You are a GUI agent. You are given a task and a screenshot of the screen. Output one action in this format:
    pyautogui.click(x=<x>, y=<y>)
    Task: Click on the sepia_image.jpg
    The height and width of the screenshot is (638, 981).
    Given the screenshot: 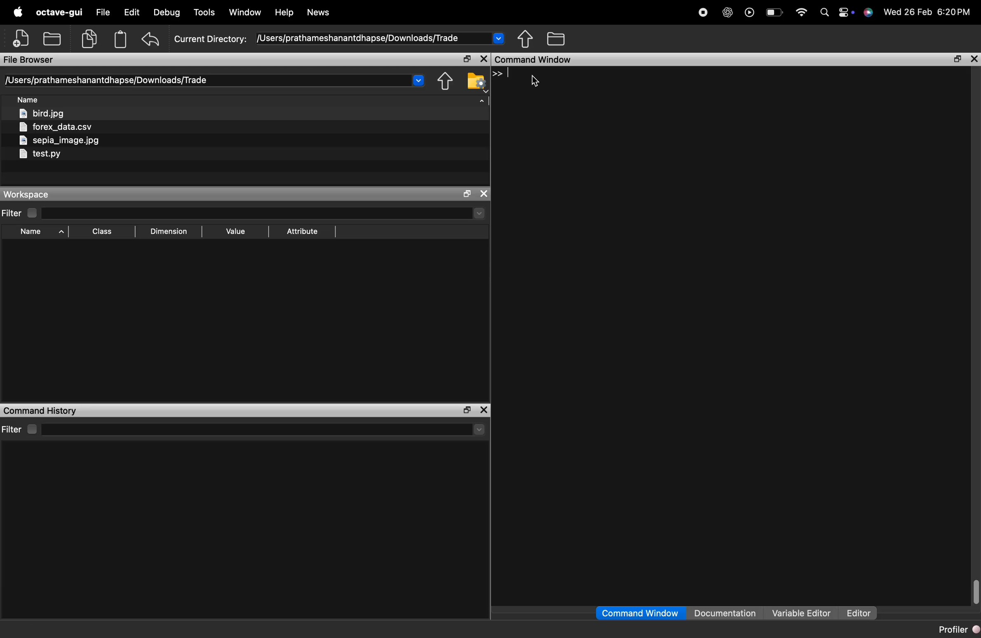 What is the action you would take?
    pyautogui.click(x=60, y=141)
    